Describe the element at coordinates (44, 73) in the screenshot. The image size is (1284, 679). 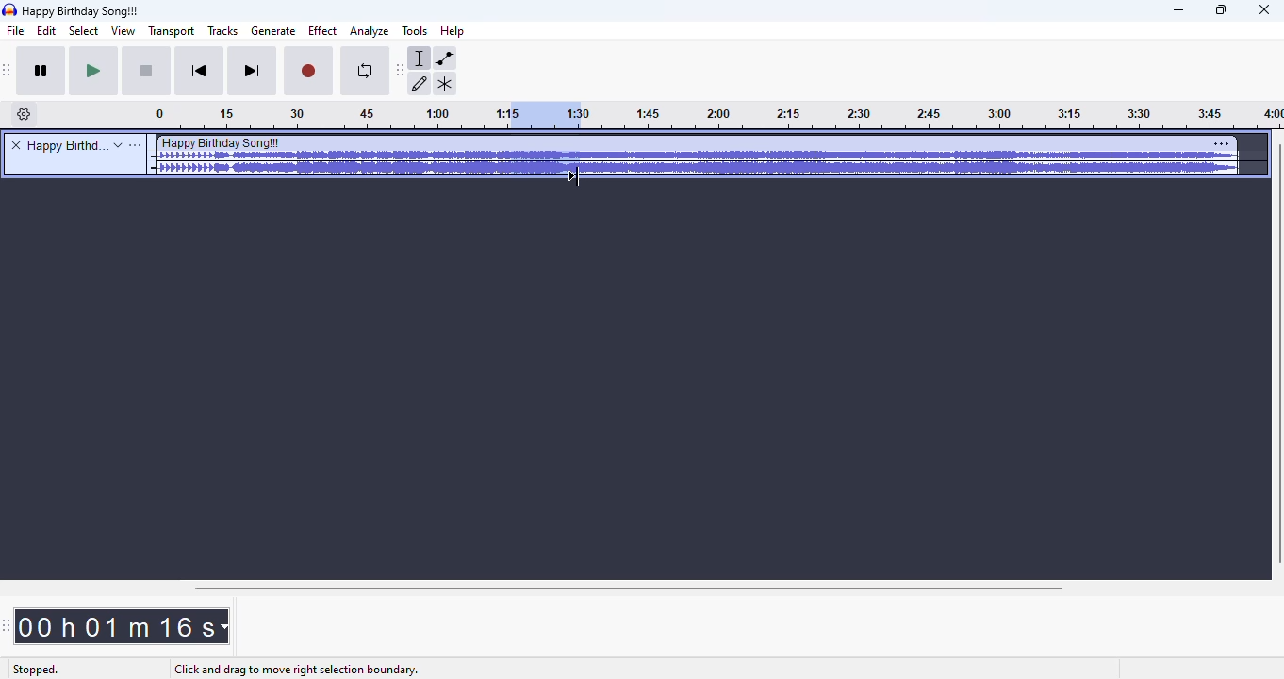
I see `pause` at that location.